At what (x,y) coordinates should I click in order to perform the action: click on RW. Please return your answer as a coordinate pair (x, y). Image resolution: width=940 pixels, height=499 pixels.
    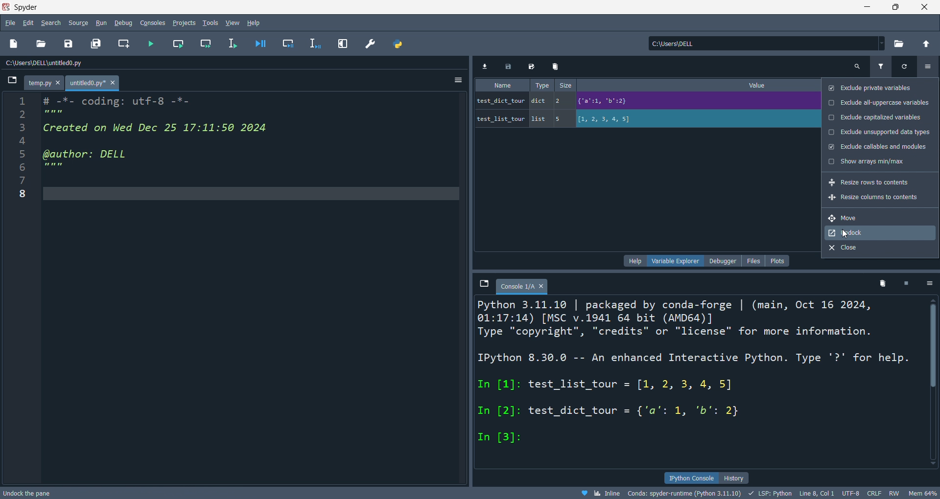
    Looking at the image, I should click on (897, 492).